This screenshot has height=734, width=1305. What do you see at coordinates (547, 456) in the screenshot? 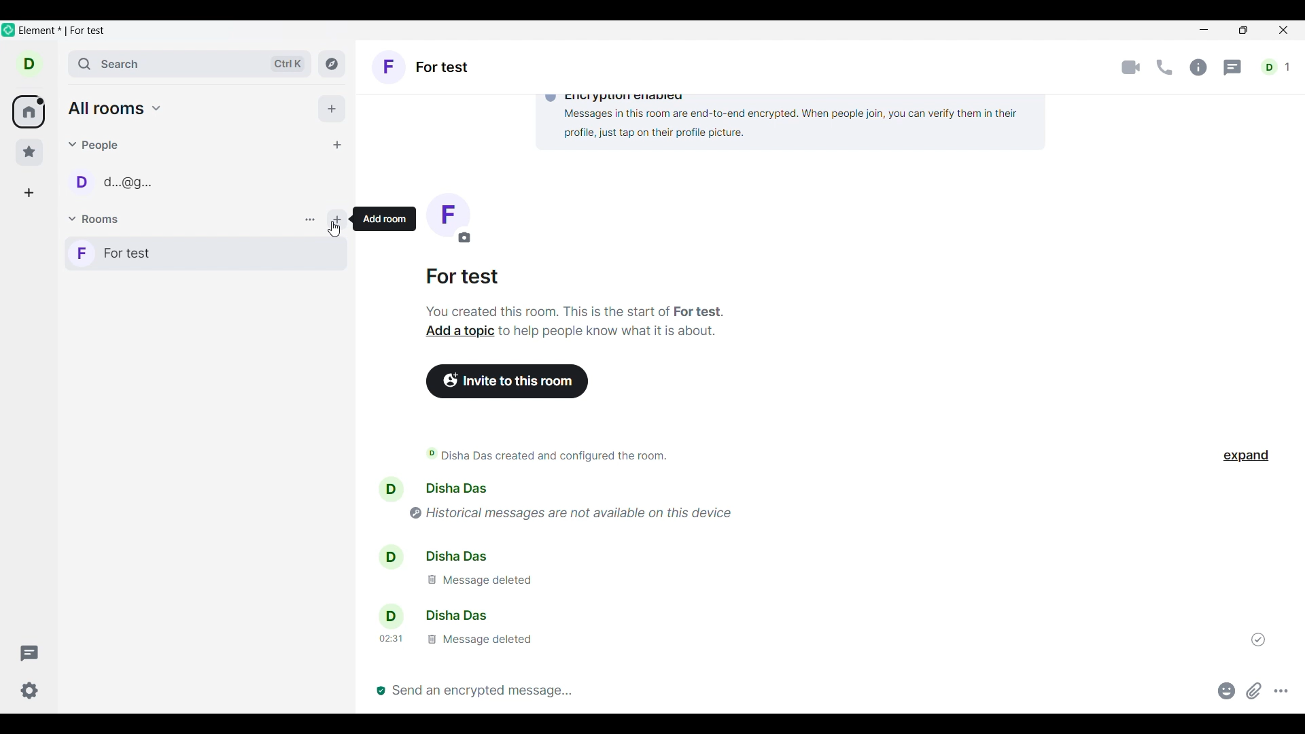
I see `disha das created and configured the room` at bounding box center [547, 456].